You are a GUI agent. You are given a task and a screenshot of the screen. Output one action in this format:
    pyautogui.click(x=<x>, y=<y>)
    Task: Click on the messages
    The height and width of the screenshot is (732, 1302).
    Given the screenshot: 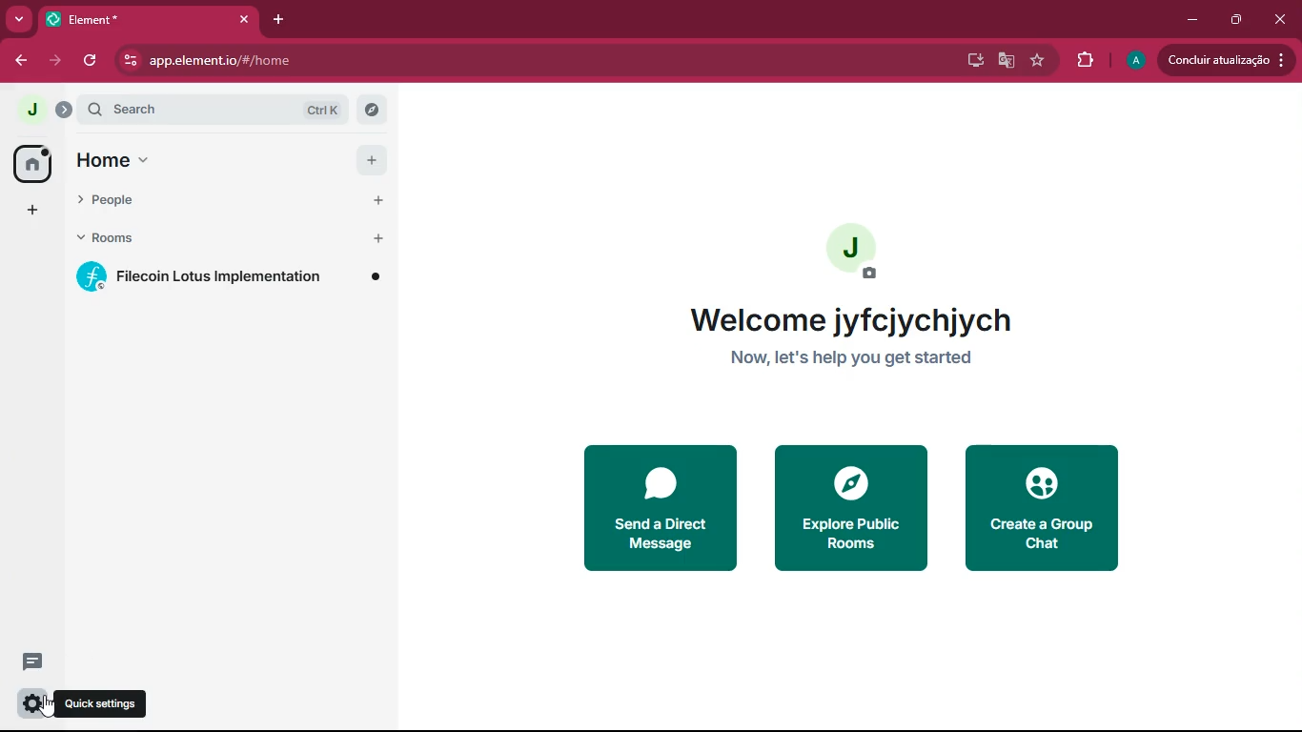 What is the action you would take?
    pyautogui.click(x=36, y=661)
    